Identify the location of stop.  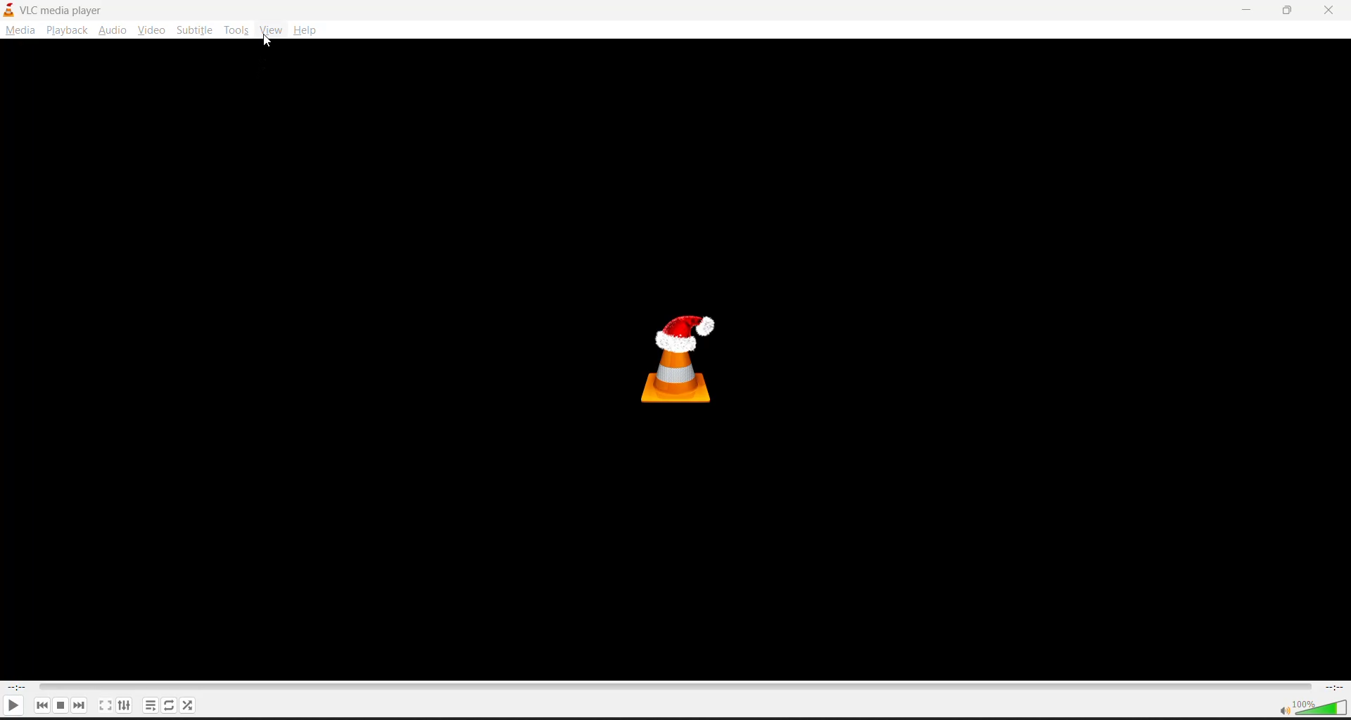
(61, 705).